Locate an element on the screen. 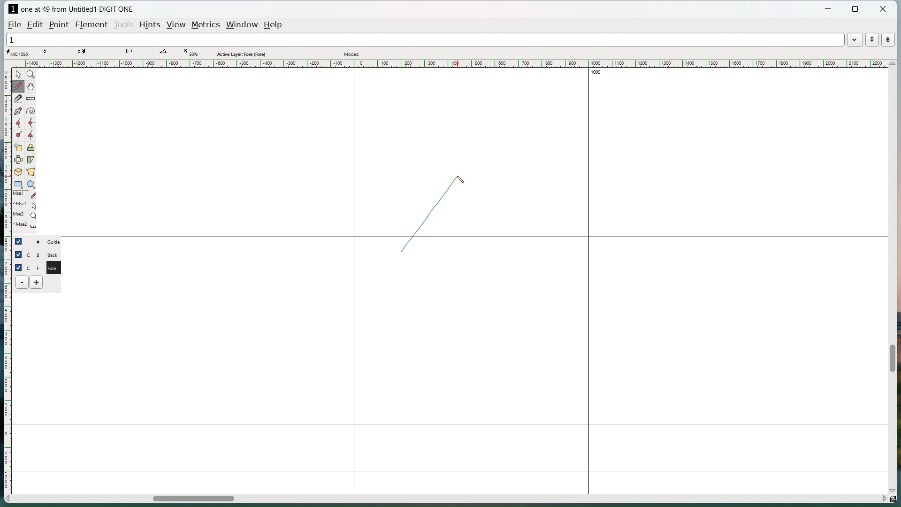  edit is located at coordinates (37, 24).